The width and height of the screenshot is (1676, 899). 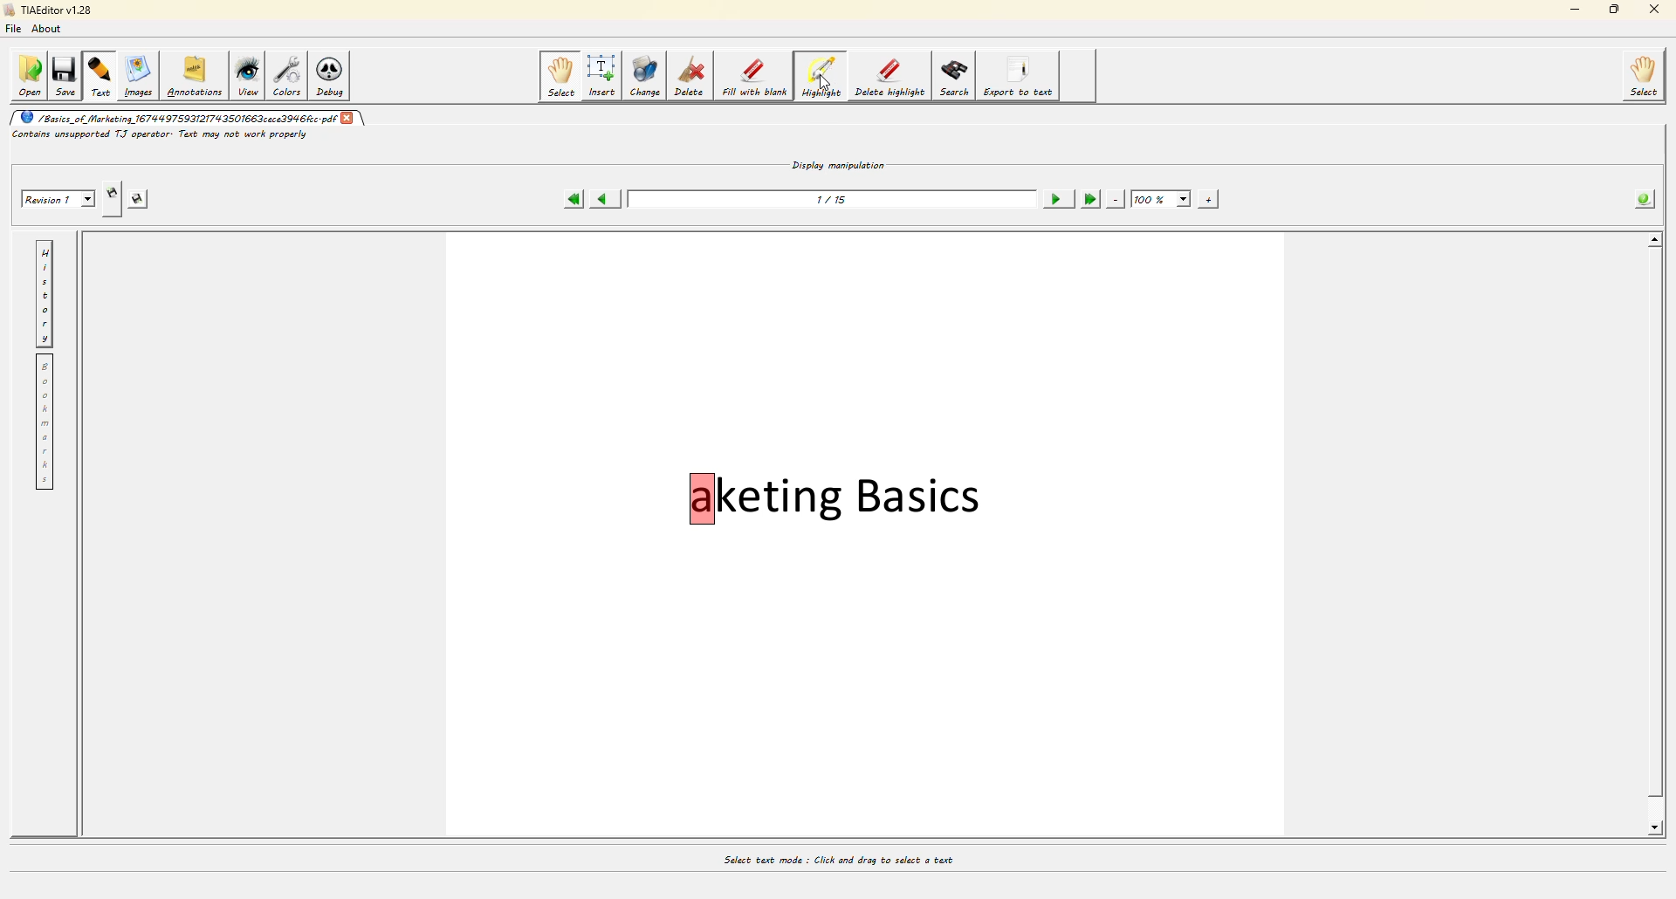 I want to click on change, so click(x=643, y=75).